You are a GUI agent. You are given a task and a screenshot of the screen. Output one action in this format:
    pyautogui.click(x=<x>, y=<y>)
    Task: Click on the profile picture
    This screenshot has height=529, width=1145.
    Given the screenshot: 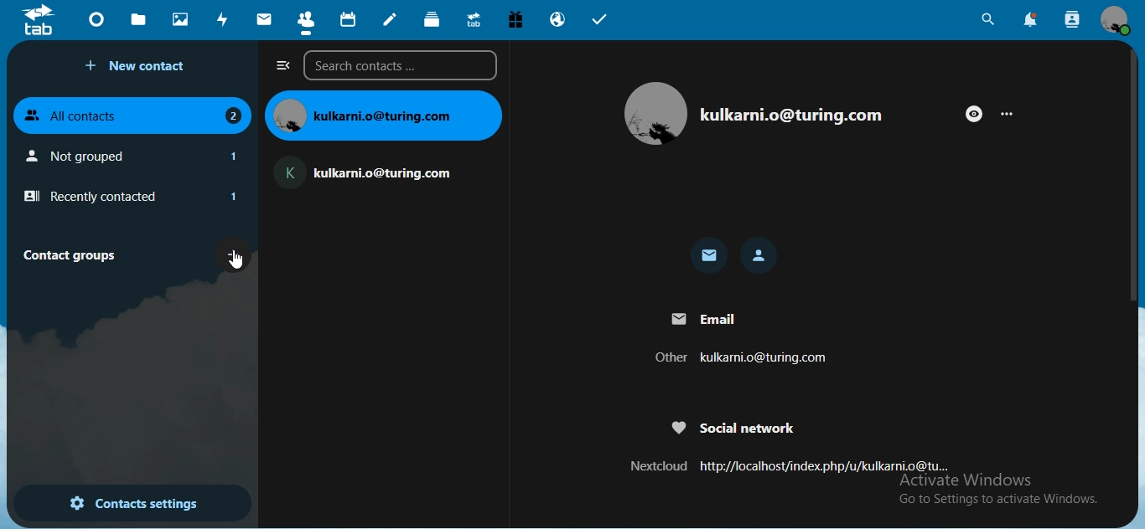 What is the action you would take?
    pyautogui.click(x=656, y=113)
    